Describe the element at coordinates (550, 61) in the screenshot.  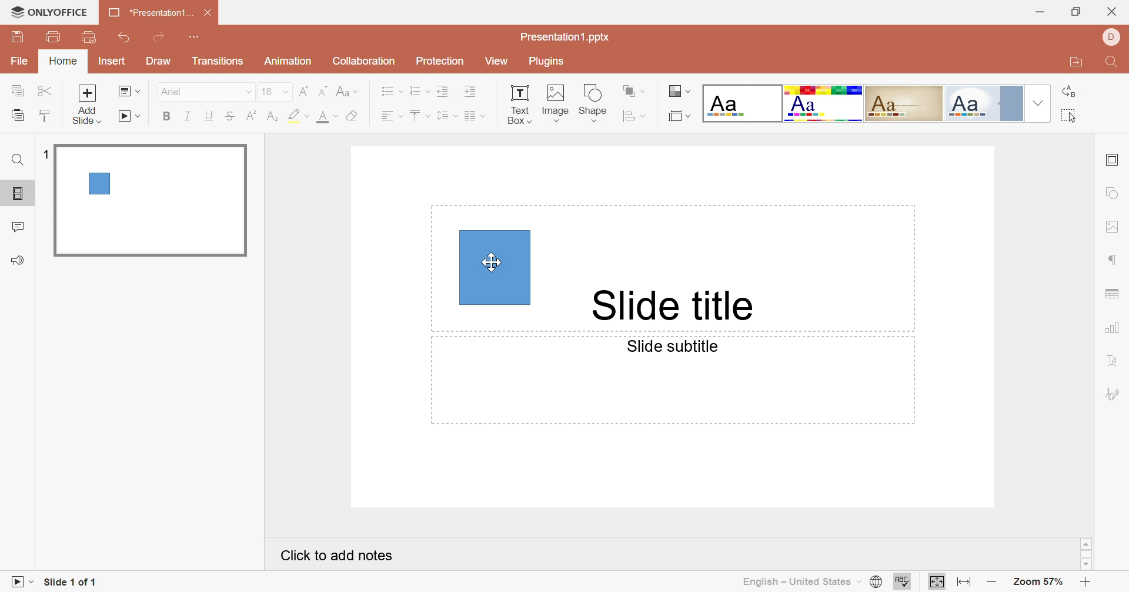
I see `Plugins` at that location.